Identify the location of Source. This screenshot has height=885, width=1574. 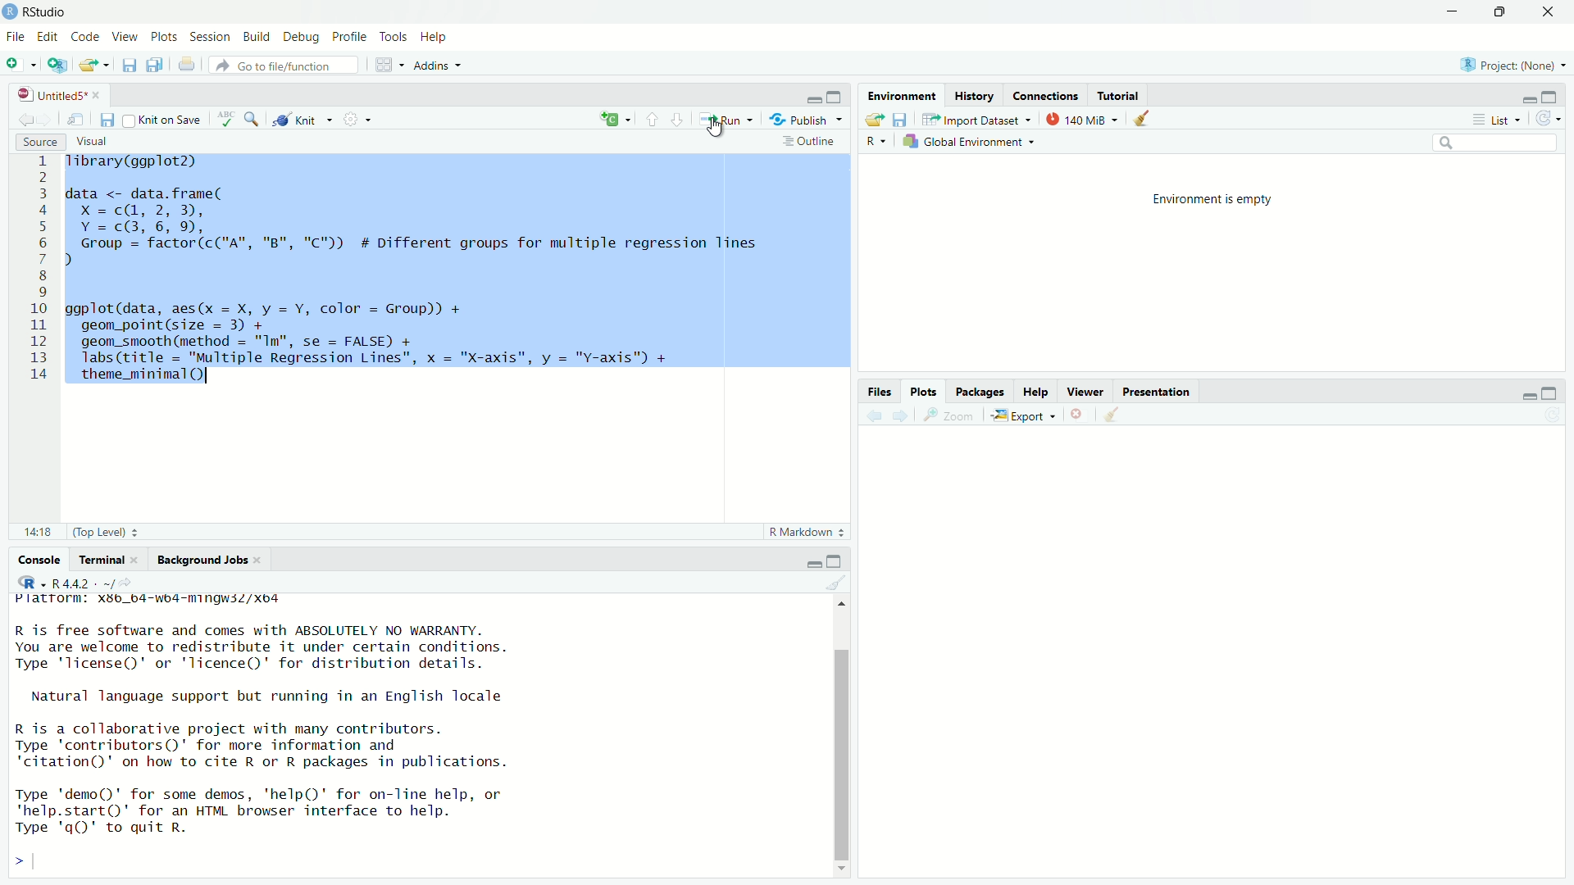
(39, 143).